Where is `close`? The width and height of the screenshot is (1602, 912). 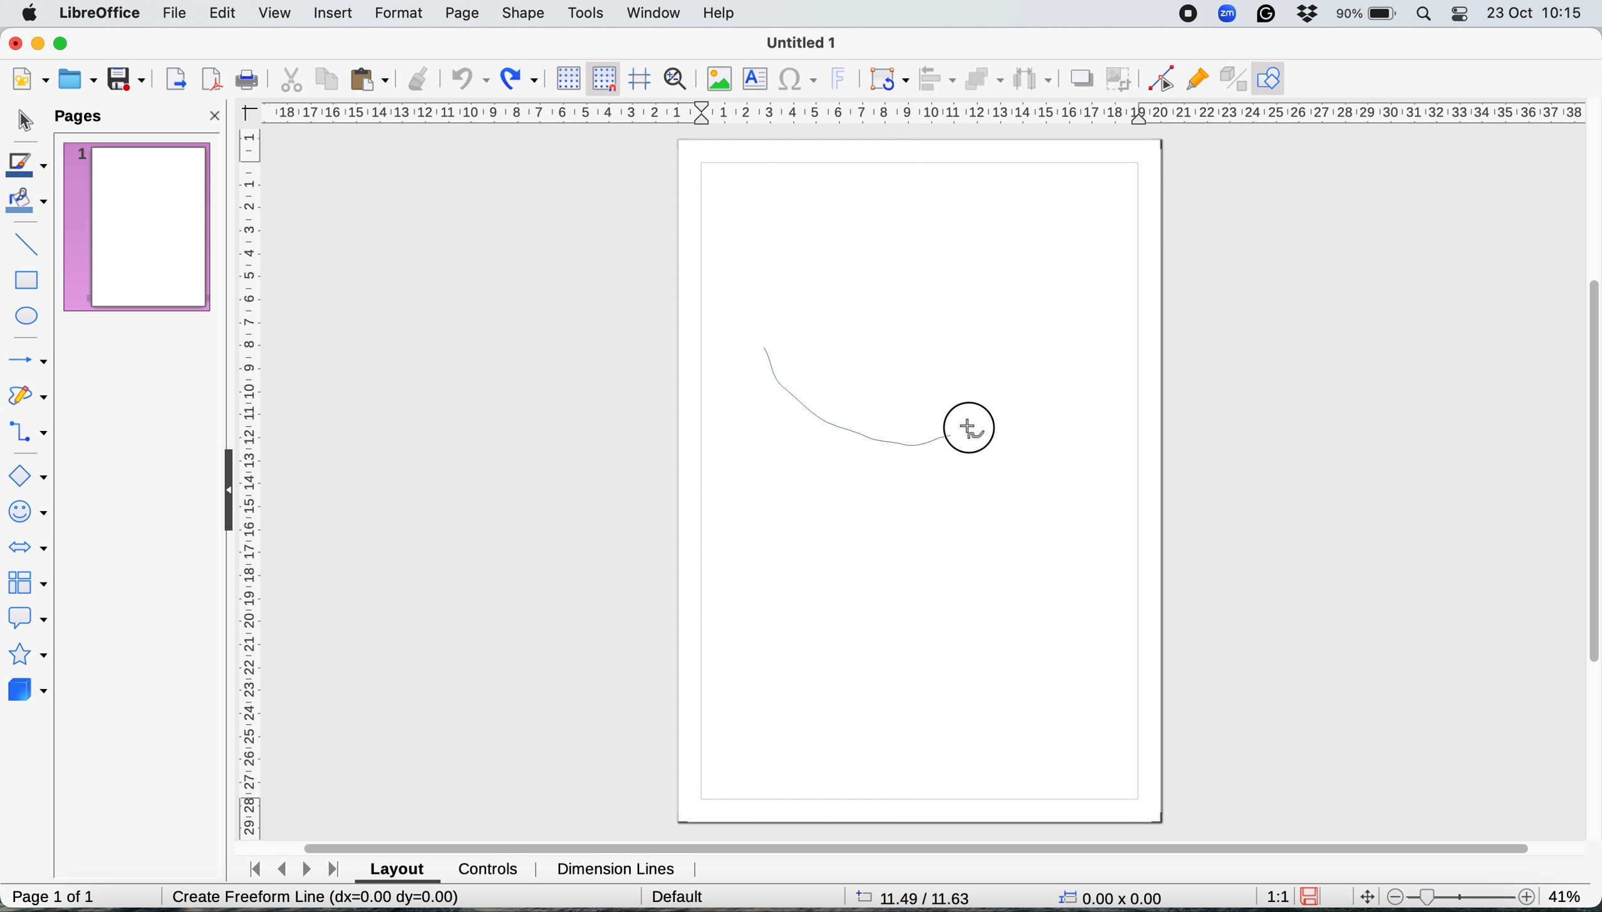 close is located at coordinates (16, 43).